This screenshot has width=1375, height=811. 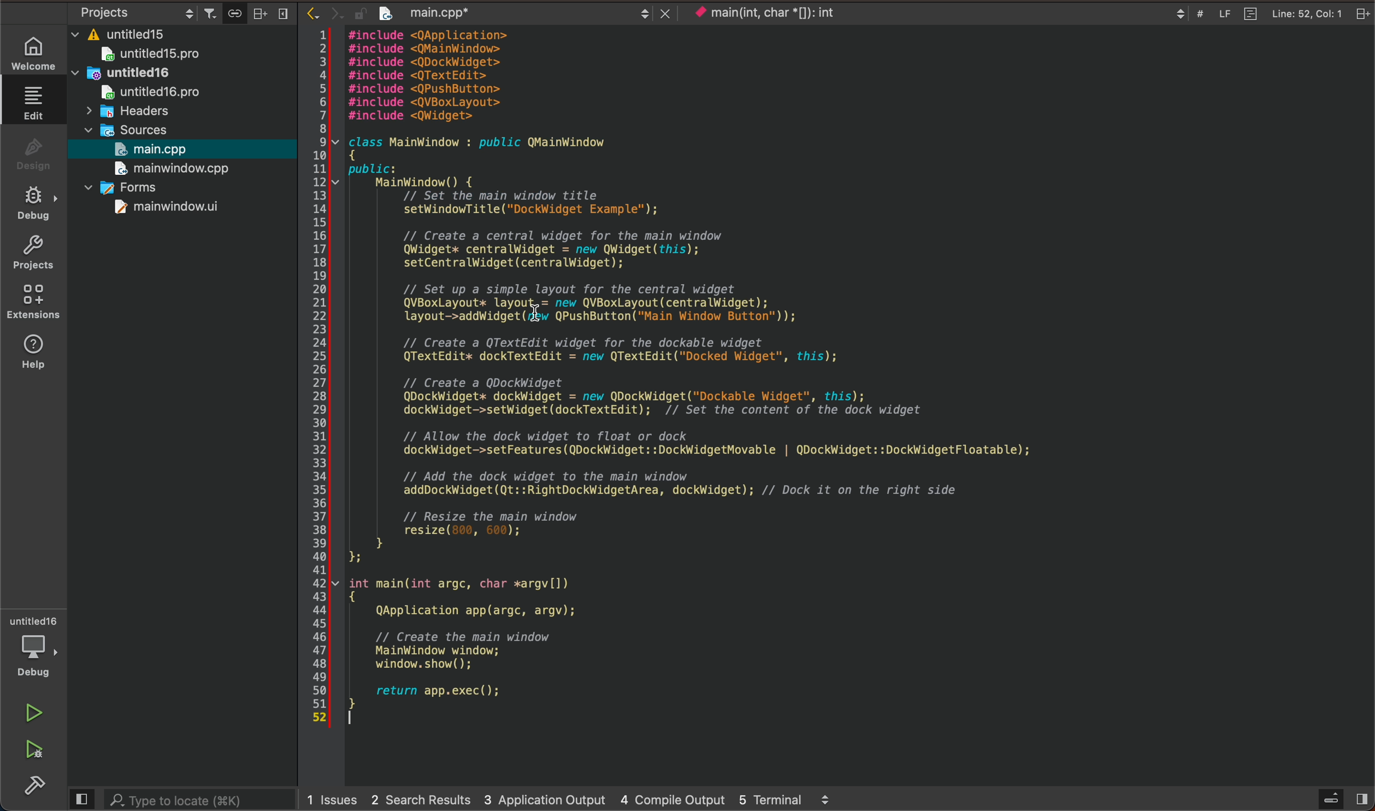 I want to click on files and folders, so click(x=186, y=35).